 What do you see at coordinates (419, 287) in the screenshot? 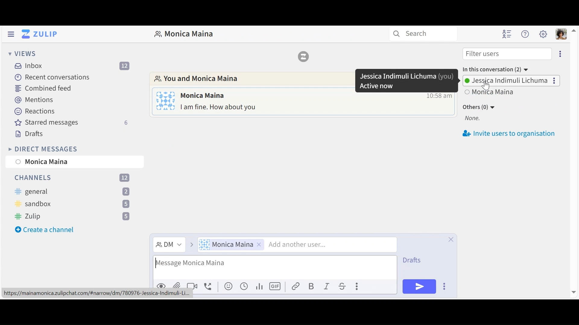
I see `Send` at bounding box center [419, 287].